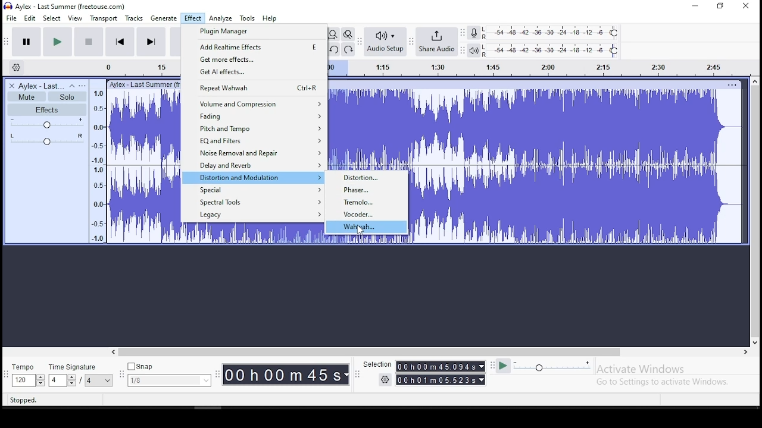  Describe the element at coordinates (151, 42) in the screenshot. I see `skip to end` at that location.